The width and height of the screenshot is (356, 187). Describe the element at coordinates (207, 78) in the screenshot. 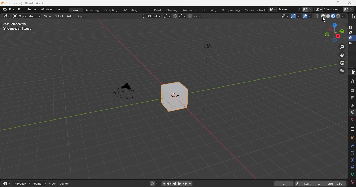

I see `light object` at that location.